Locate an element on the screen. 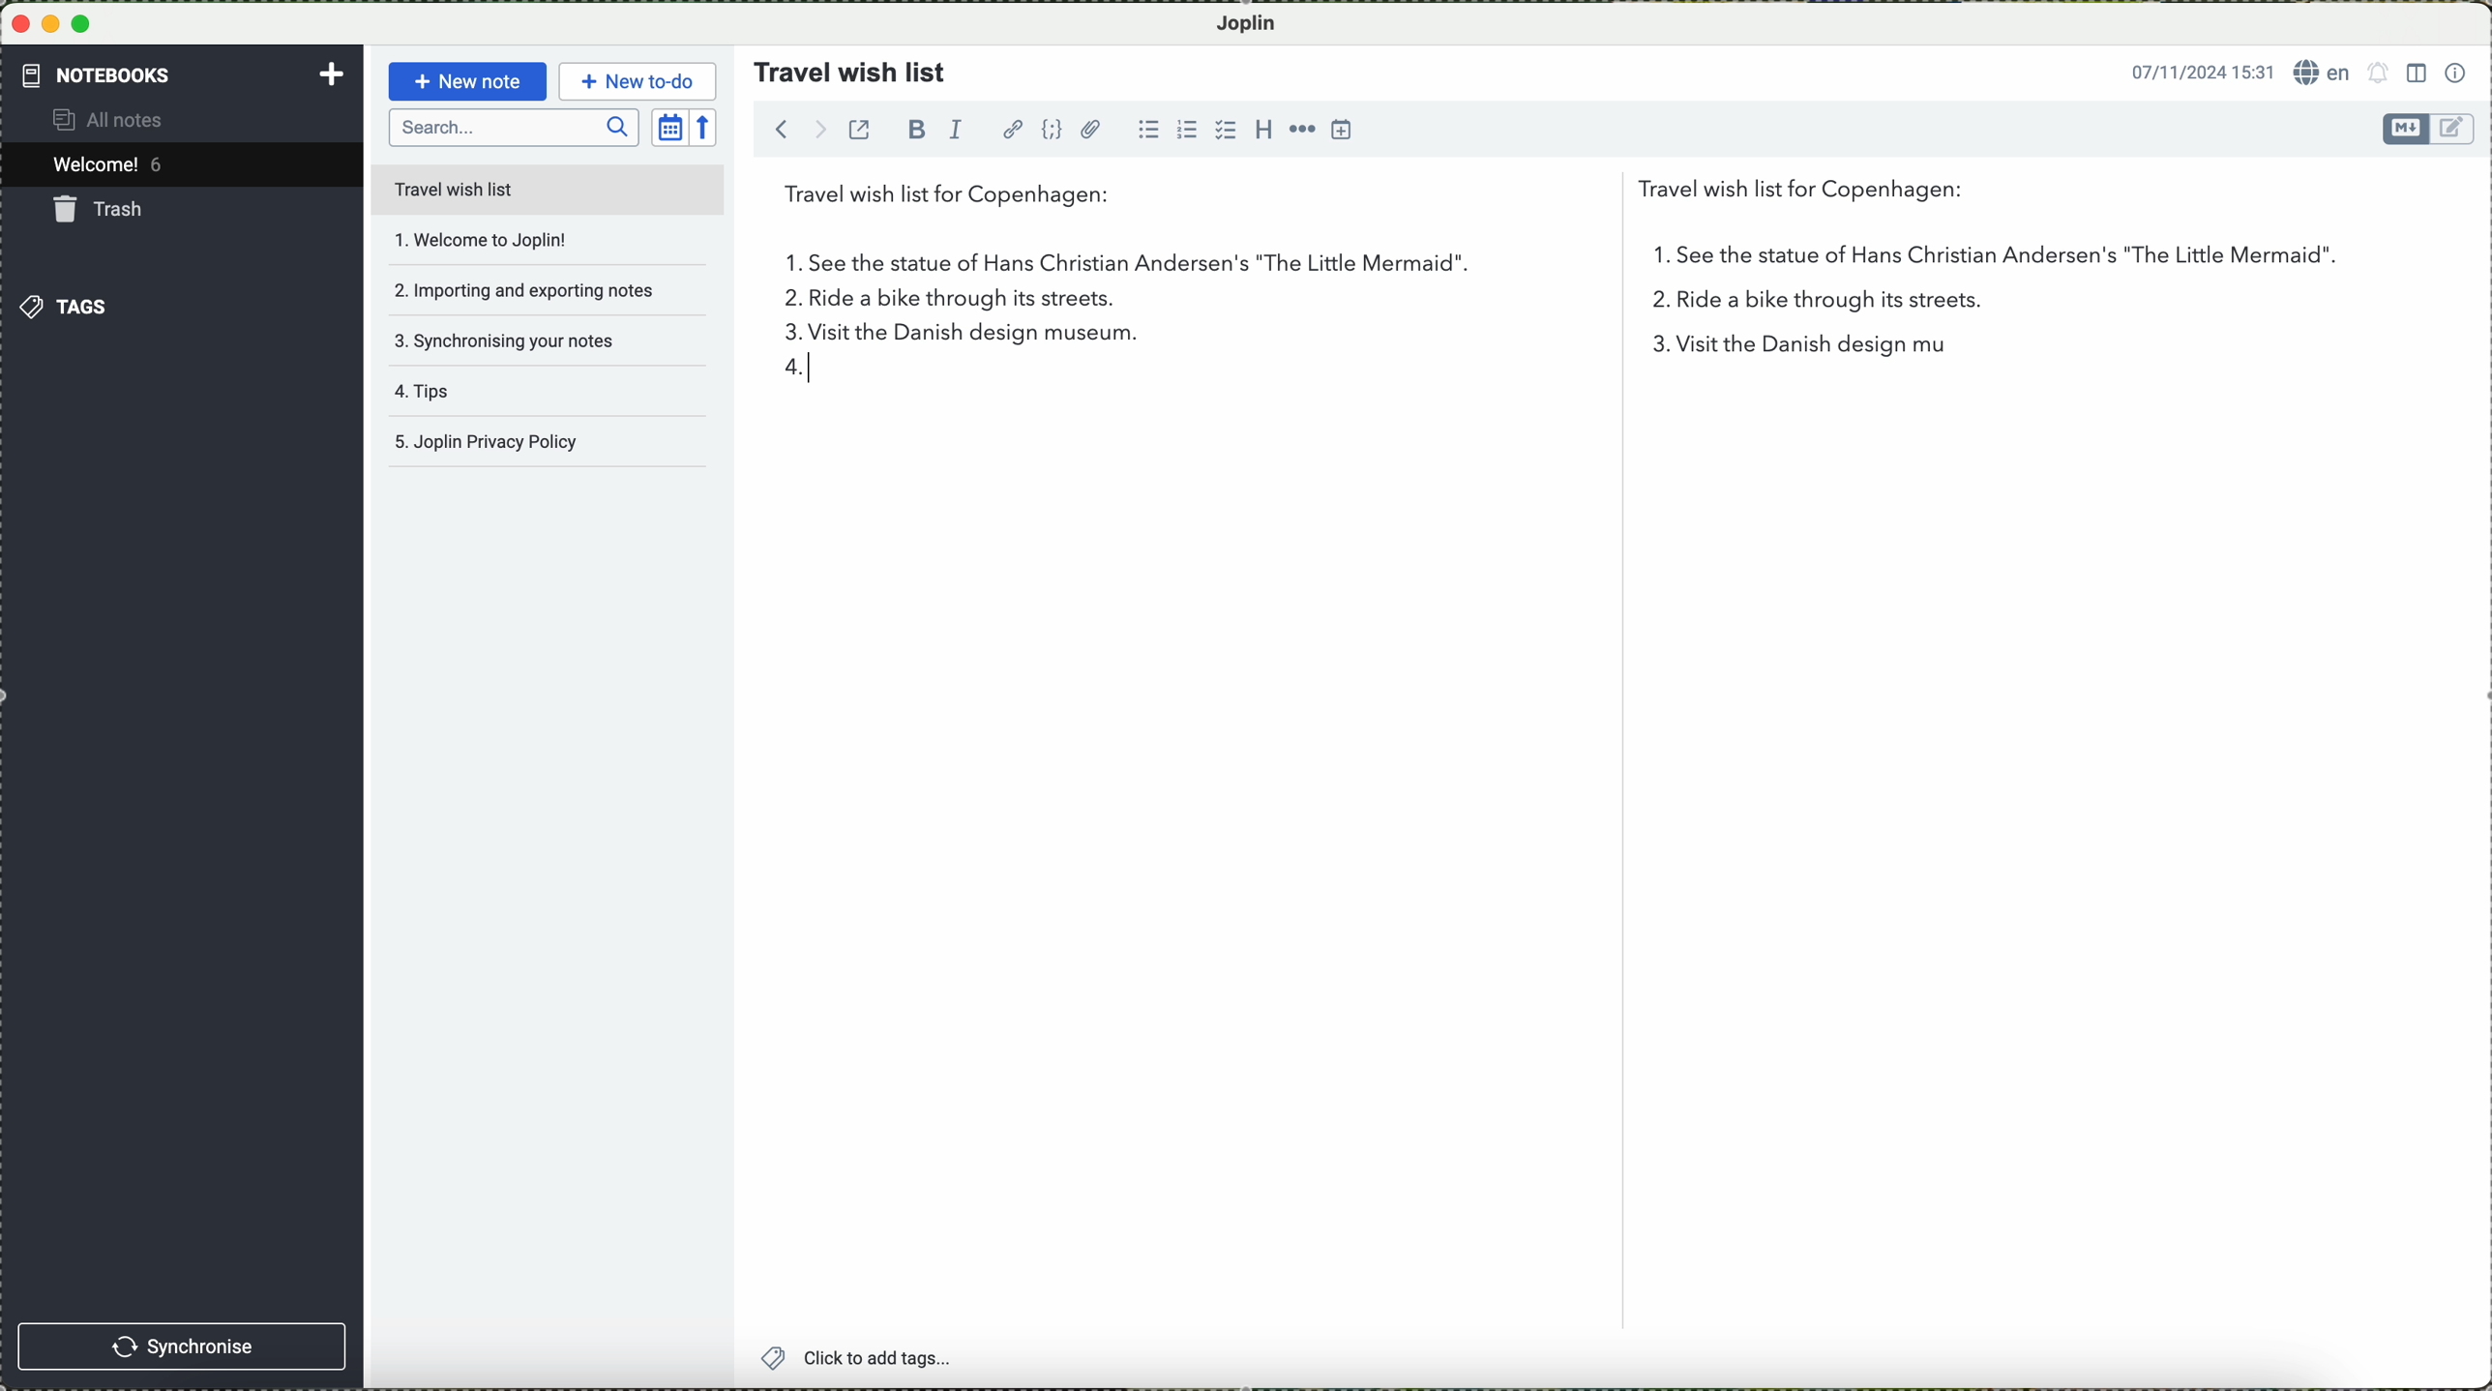 The width and height of the screenshot is (2492, 1391). language is located at coordinates (2323, 73).